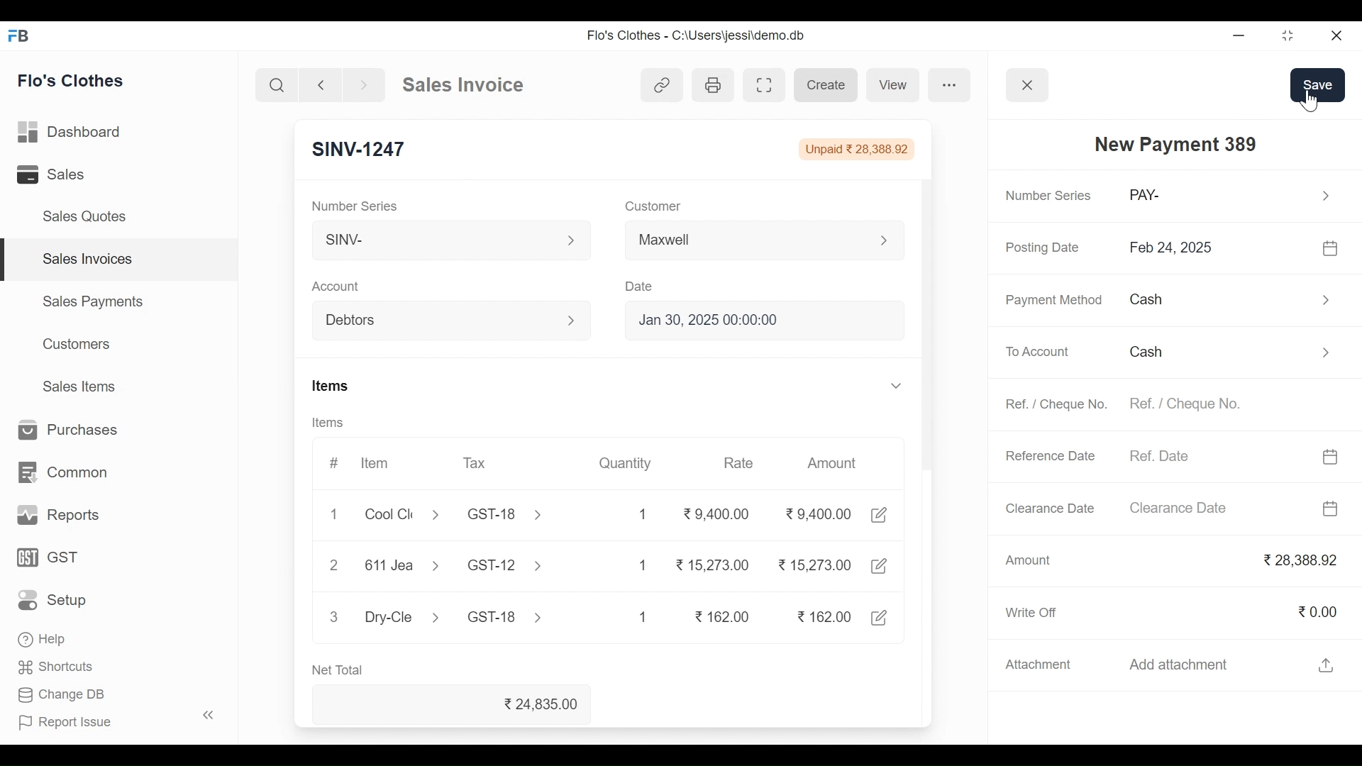 This screenshot has width=1362, height=766. I want to click on 24,835.00, so click(539, 704).